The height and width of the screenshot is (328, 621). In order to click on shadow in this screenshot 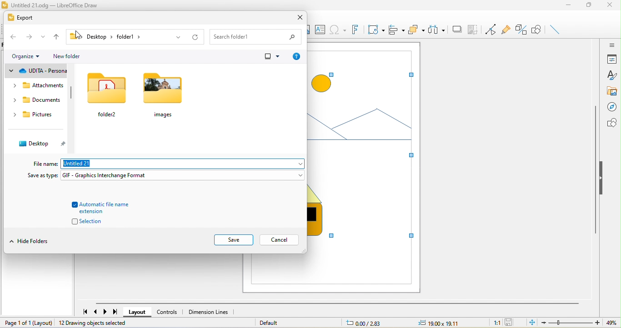, I will do `click(457, 30)`.